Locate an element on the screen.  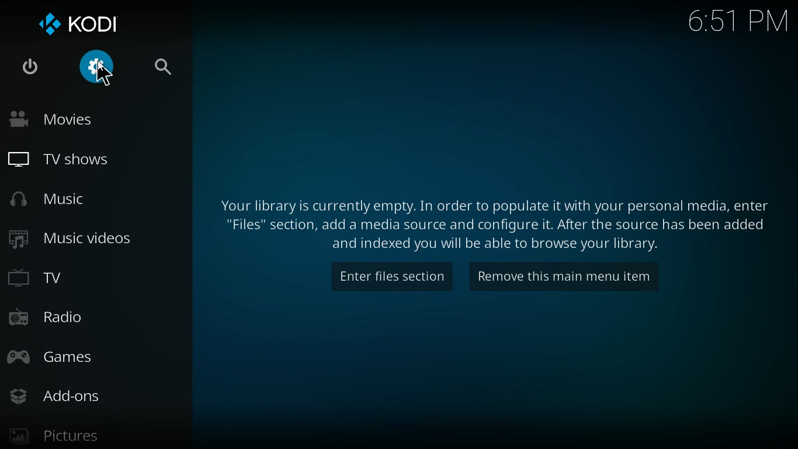
enter files section is located at coordinates (387, 278).